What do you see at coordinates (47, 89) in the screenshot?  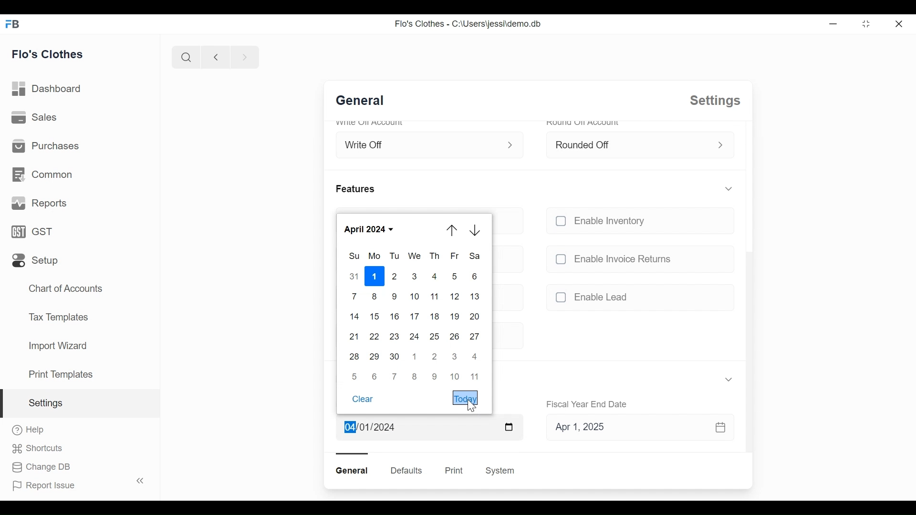 I see `Dashboard` at bounding box center [47, 89].